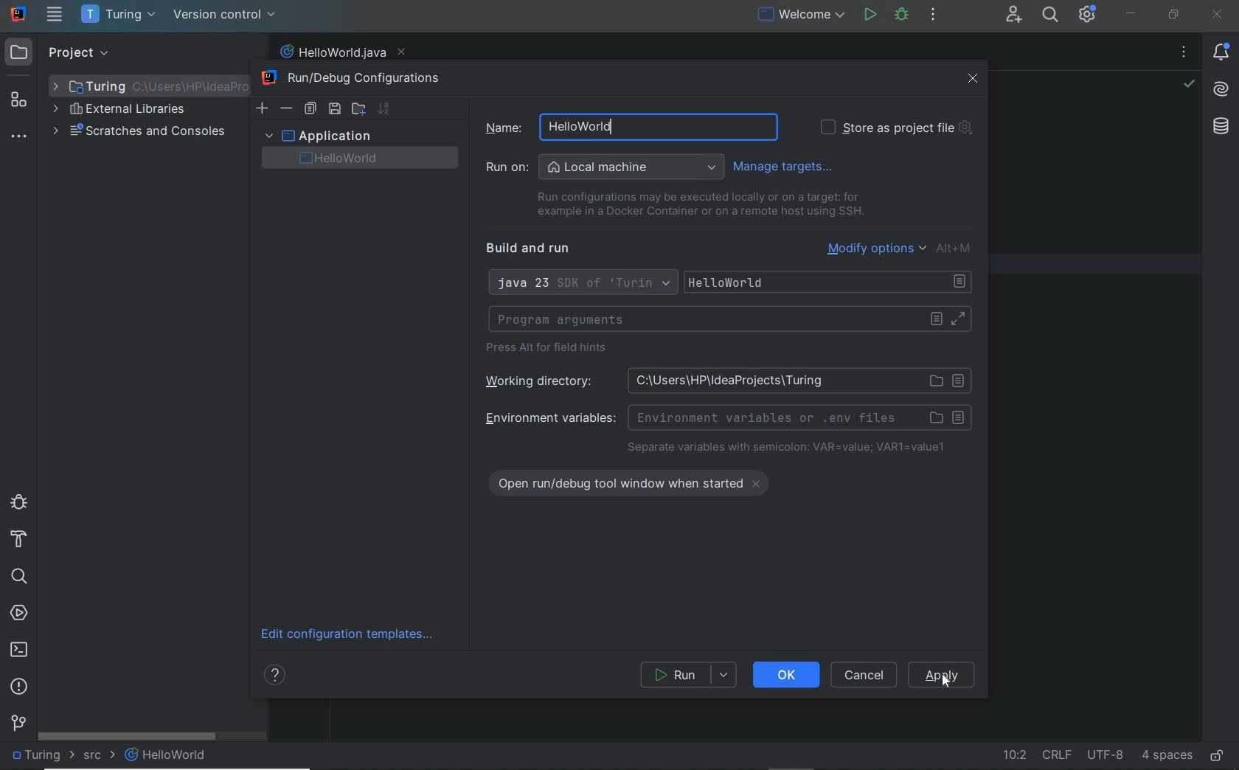  What do you see at coordinates (357, 79) in the screenshot?
I see `RUN/DEBUG CONFIGURATIONS` at bounding box center [357, 79].